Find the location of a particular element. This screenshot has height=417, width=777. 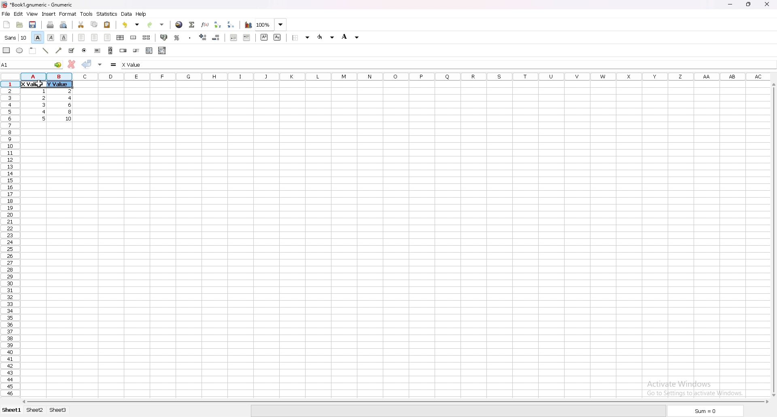

chart is located at coordinates (248, 25).